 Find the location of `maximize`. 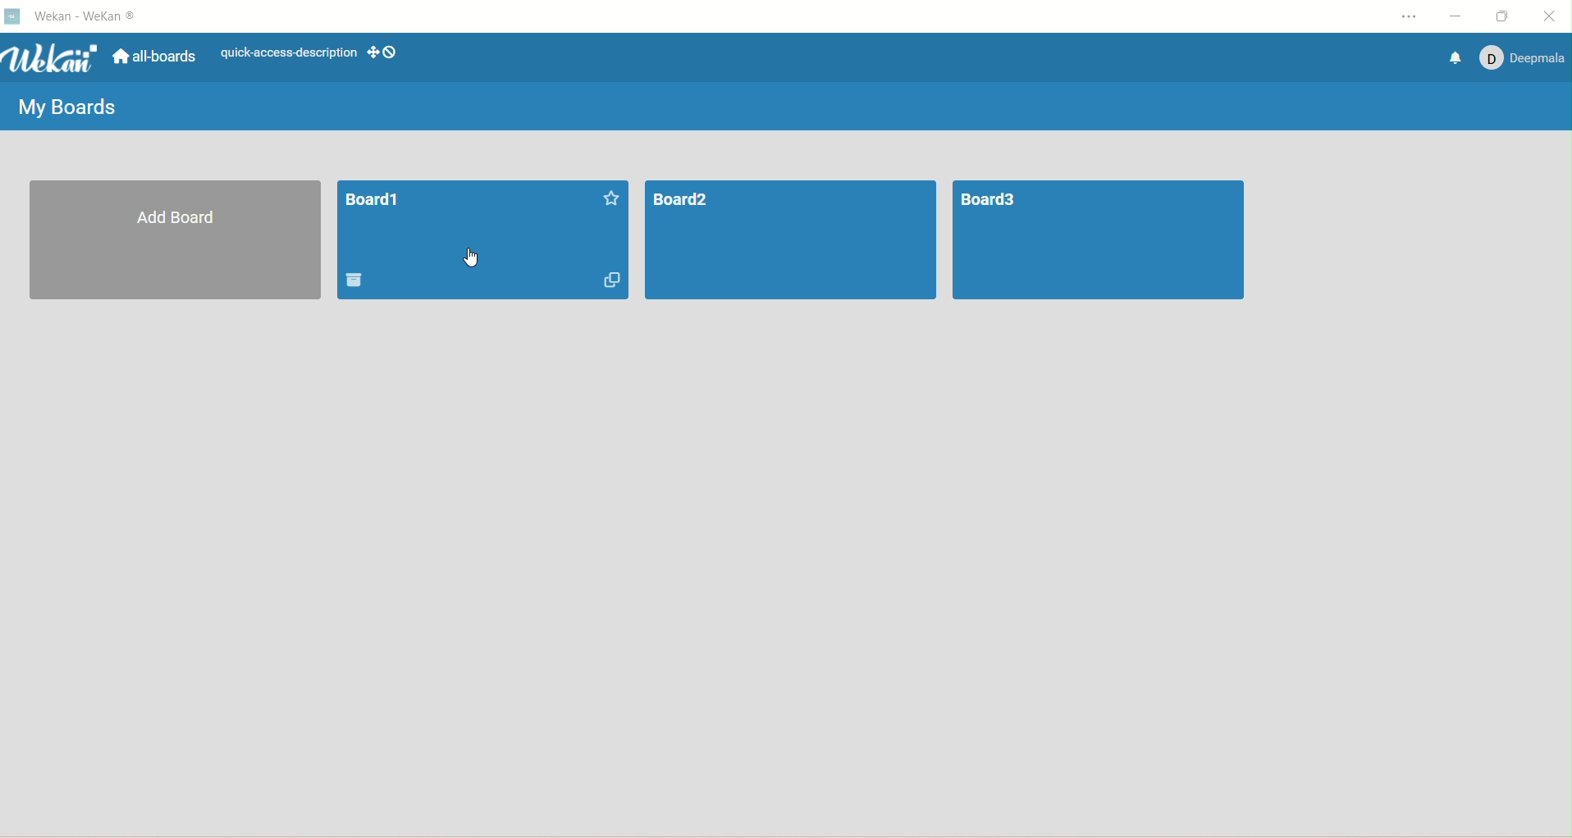

maximize is located at coordinates (1508, 15).